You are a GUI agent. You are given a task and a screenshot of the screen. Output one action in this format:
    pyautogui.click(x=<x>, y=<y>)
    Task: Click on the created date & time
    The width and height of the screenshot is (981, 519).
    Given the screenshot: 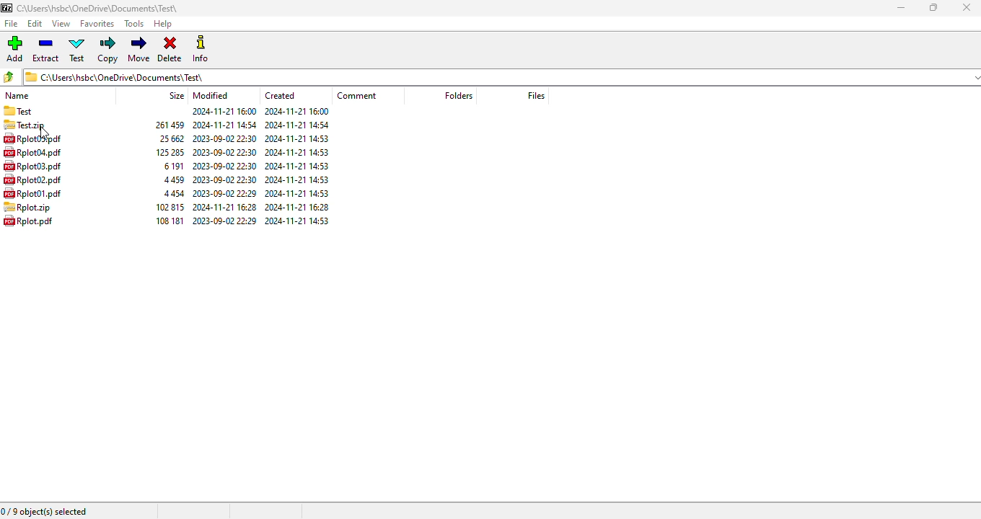 What is the action you would take?
    pyautogui.click(x=298, y=166)
    